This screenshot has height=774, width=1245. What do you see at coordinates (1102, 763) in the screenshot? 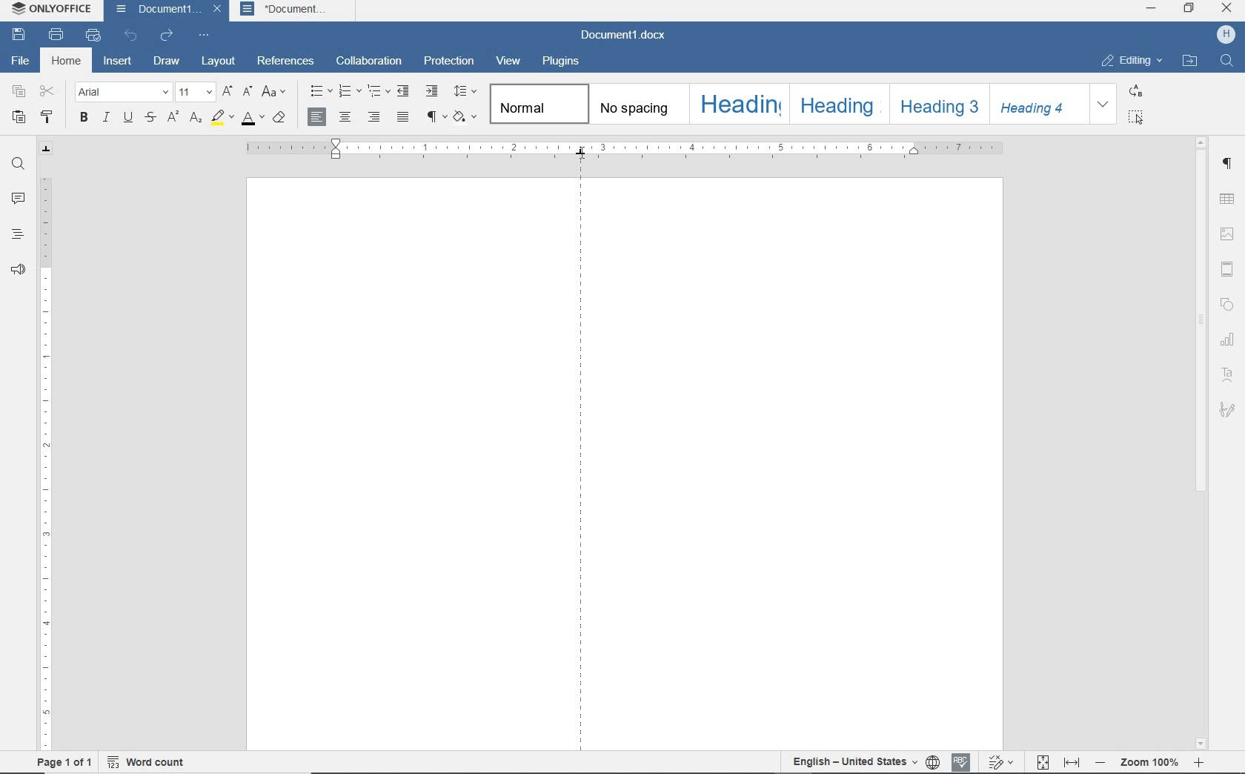
I see `zoom out` at bounding box center [1102, 763].